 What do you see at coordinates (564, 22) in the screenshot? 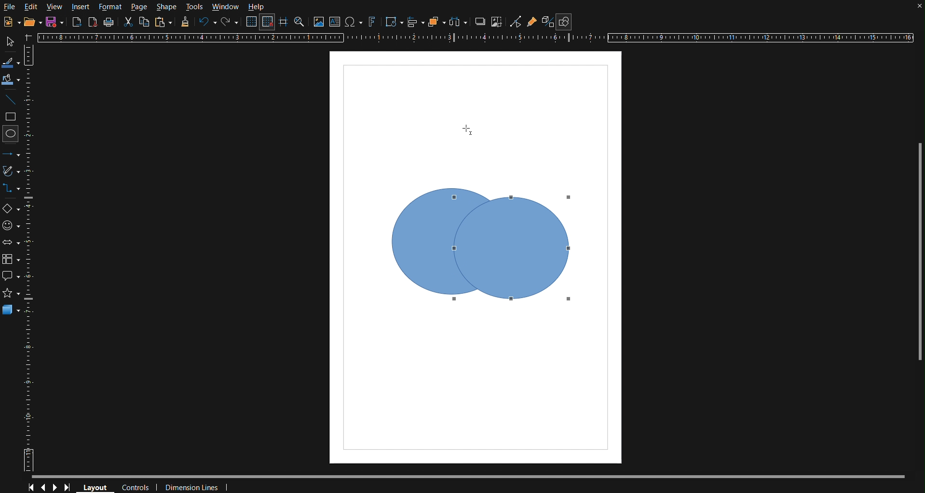
I see `Show Draw Functions` at bounding box center [564, 22].